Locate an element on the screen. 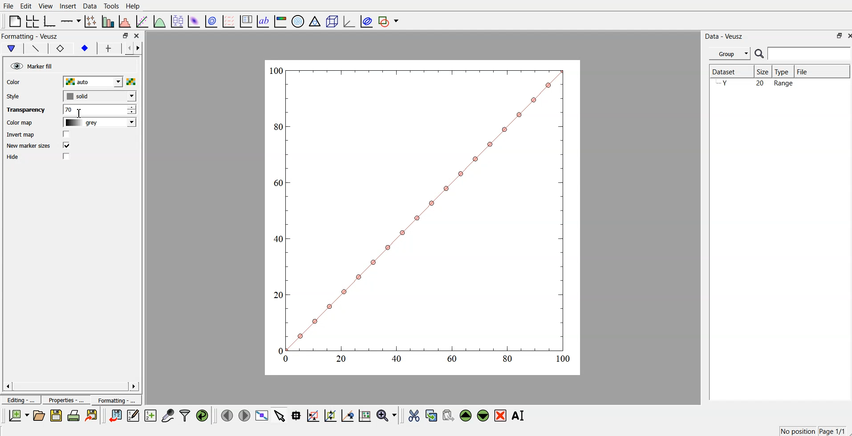 This screenshot has width=852, height=436. fit a function to data is located at coordinates (142, 21).